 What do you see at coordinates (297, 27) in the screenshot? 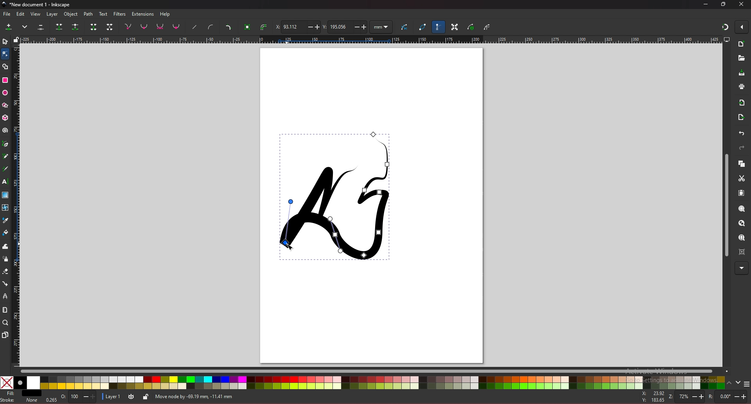
I see `x coordinate` at bounding box center [297, 27].